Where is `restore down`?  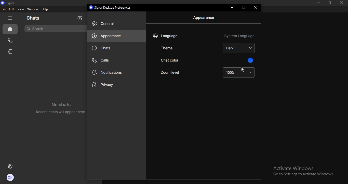
restore down is located at coordinates (329, 3).